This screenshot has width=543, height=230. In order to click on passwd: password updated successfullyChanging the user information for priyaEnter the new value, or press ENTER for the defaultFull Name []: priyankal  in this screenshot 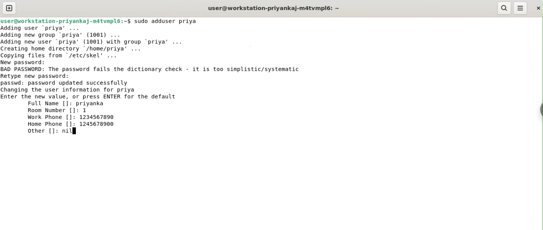, I will do `click(89, 93)`.